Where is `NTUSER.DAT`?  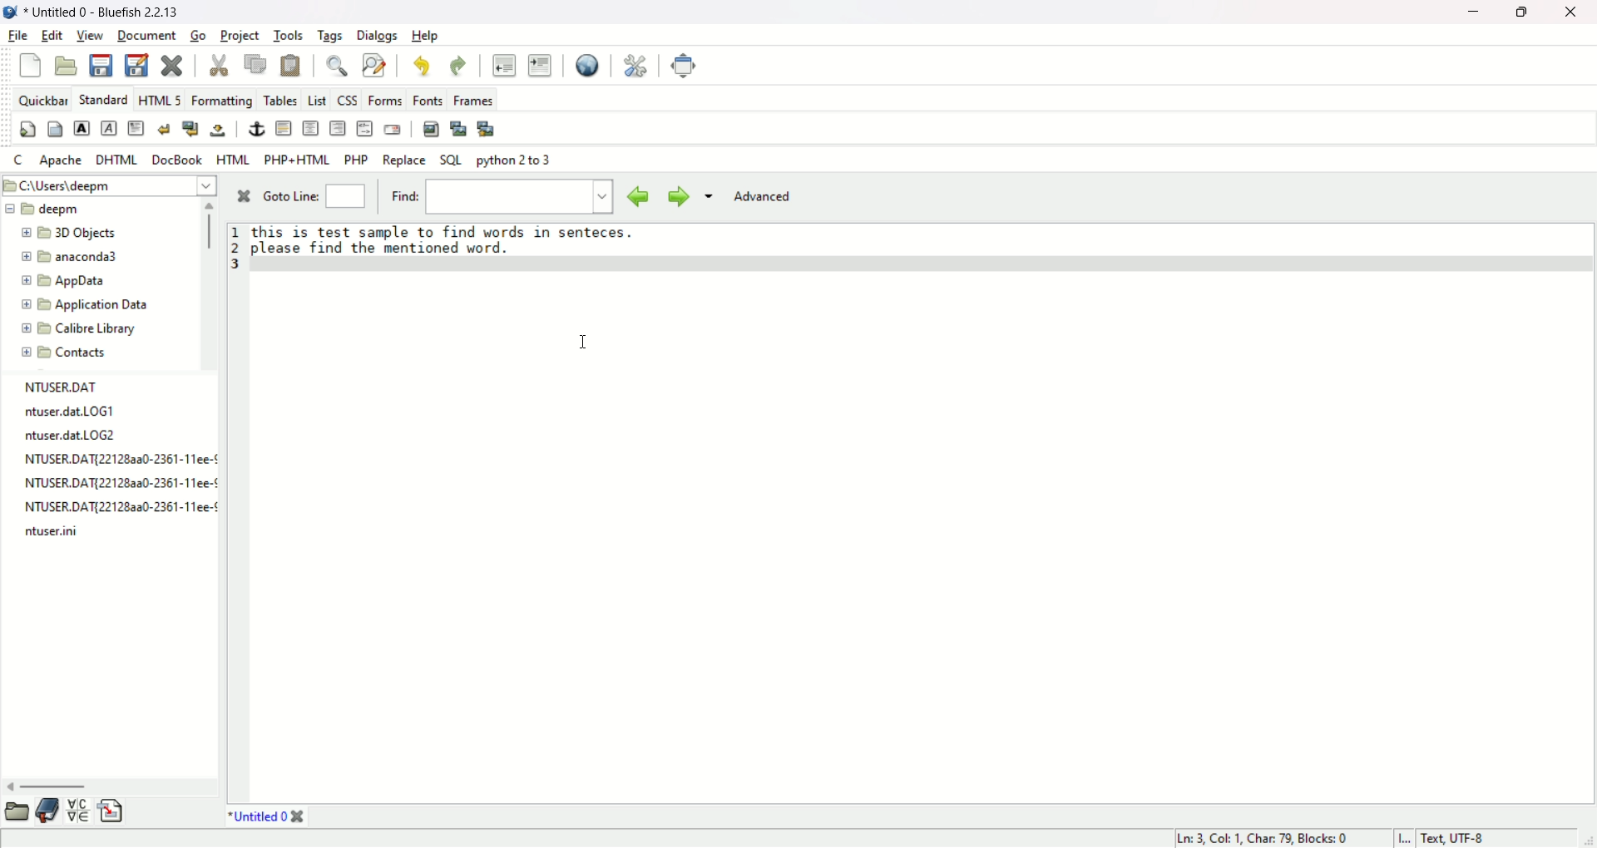 NTUSER.DAT is located at coordinates (66, 386).